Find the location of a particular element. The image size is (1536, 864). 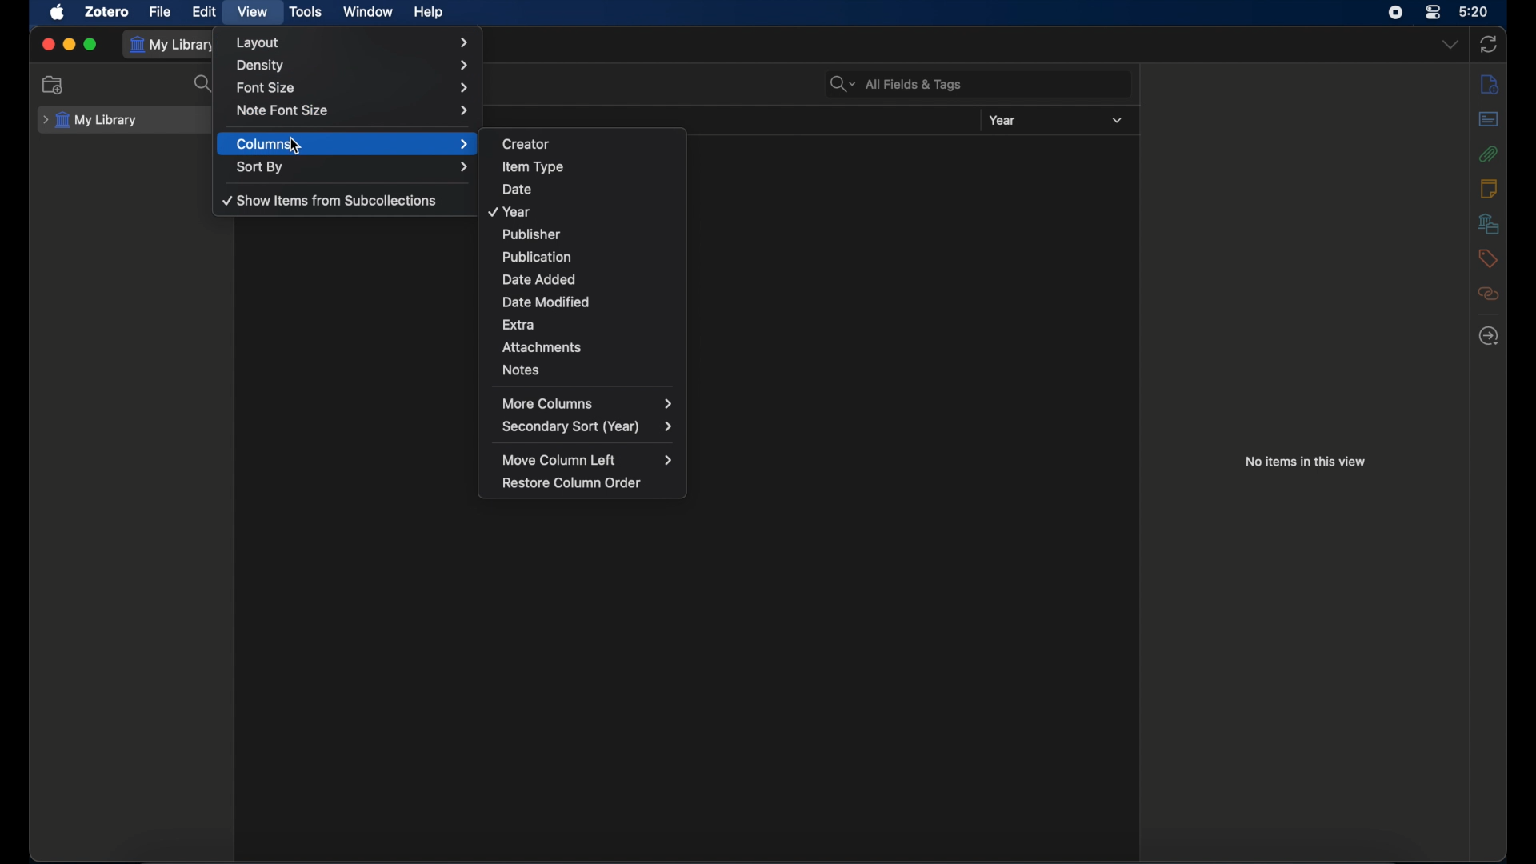

publication is located at coordinates (592, 254).